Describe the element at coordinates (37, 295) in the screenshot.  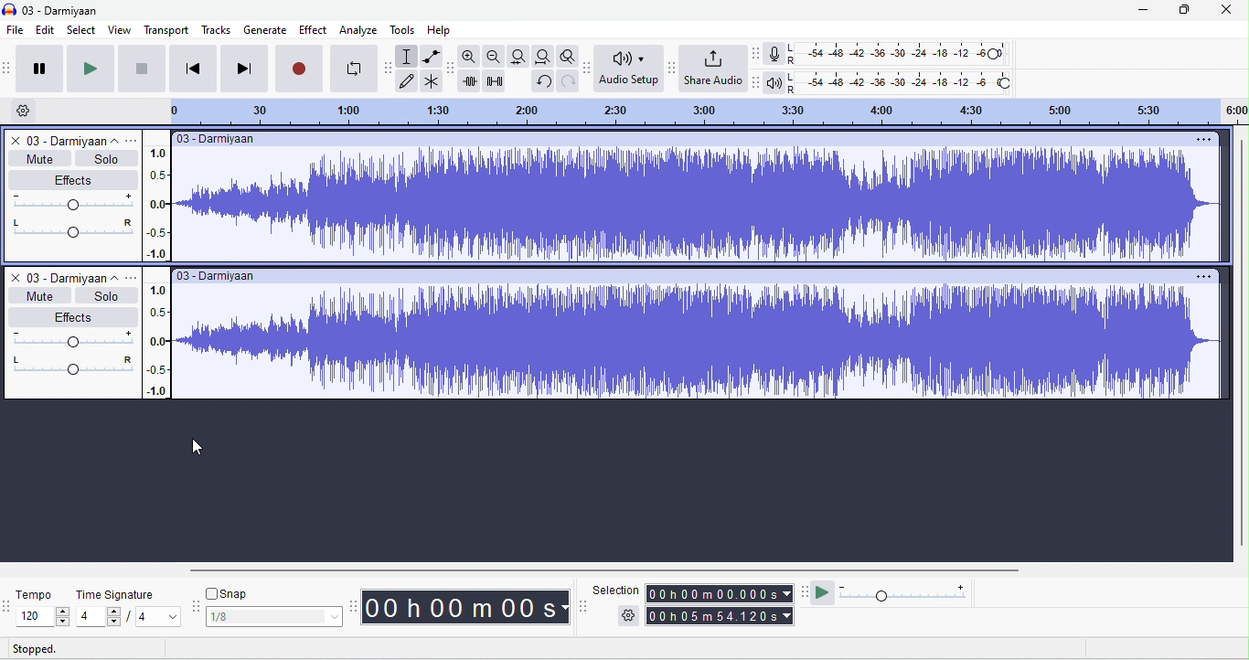
I see `mute` at that location.